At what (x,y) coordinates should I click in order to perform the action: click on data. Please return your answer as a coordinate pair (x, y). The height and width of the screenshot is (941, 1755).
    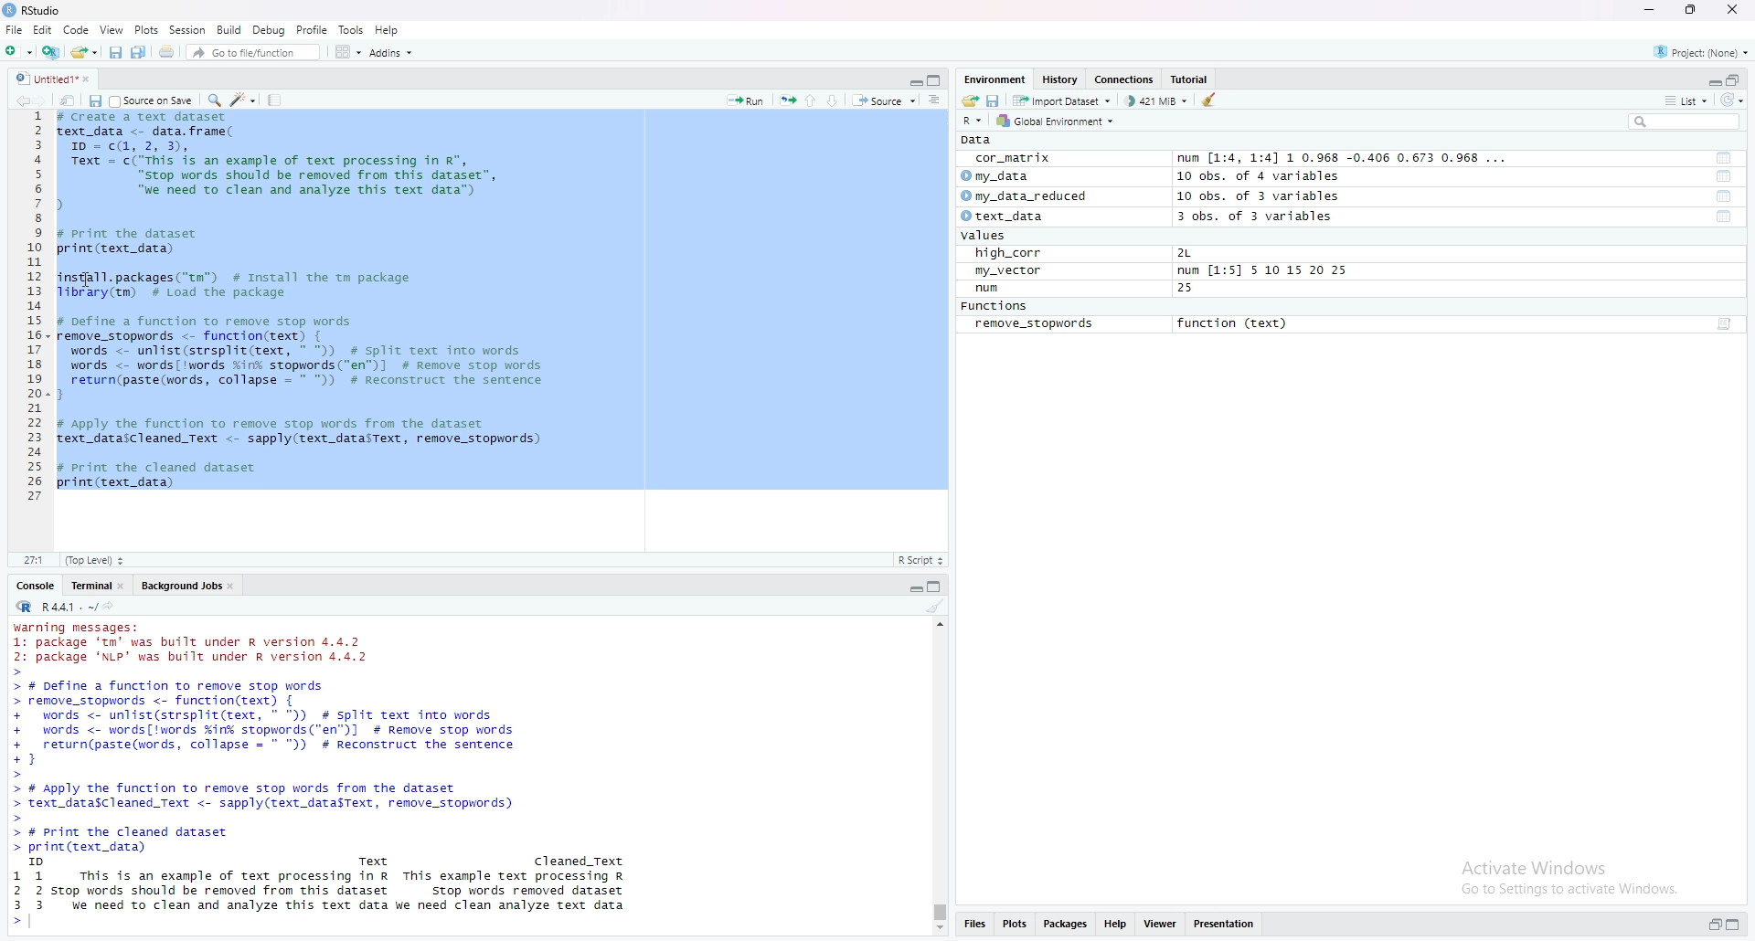
    Looking at the image, I should click on (977, 141).